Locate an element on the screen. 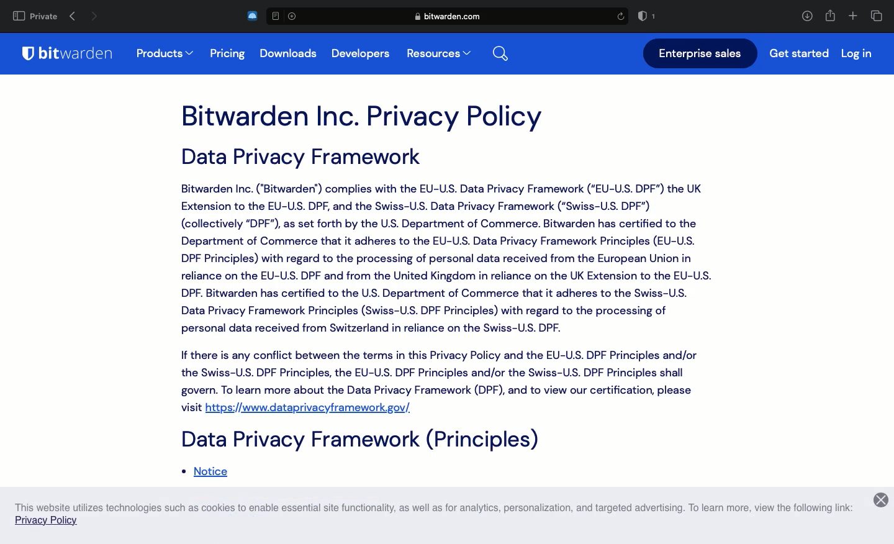 This screenshot has width=894, height=544. Data Privacy Framework

Bitwarden Inc. ("Bitwarden") complies with the EU-U.S. Data Privacy Framework (“EU-U.S. DPF") the UK
Extension to the EU-U.S. DPF, and the Swiss-U.S. Data Privacy Framework (“Swiss-U.S. DPF")
(collectively “DPF"), as set forth by the U.S. Department of Commerce. Bitwarden has certified to the
Department of Commerce that it adheres to the EU-U.S. Data Privacy Framework Principles (EU-U.S.
DPF Principles) with regard to the processing of personal data received from the European Union in
reliance on the EU-U.S. DPF and from the United Kingdom in reliance on the UK Extension to the EU-U.S.
DPF. Bitwarden has certified to the U.S. Department of Commerce that it adheres to the Swiss-U.S.
Data Privacy Framework Principles (Swiss-U.S. DPF Principles) with regard to the processing of
personal data received from Switzerland in reliance on the Swiss-U.S. DPF.

If there is any conflict between the terms in this Privacy Policy and the EU-U.S. DPF Principles and/or
the Swiss-U.S. DPF Principles, the EU-U.S. DPF Principles and/or the Swiss-U.S. DPF Principles shall
govern. To learn more about the Data Privacy Framework (DPF), and to view our certification, please
visit https://www.dataprivacyframework.gov/ is located at coordinates (453, 283).